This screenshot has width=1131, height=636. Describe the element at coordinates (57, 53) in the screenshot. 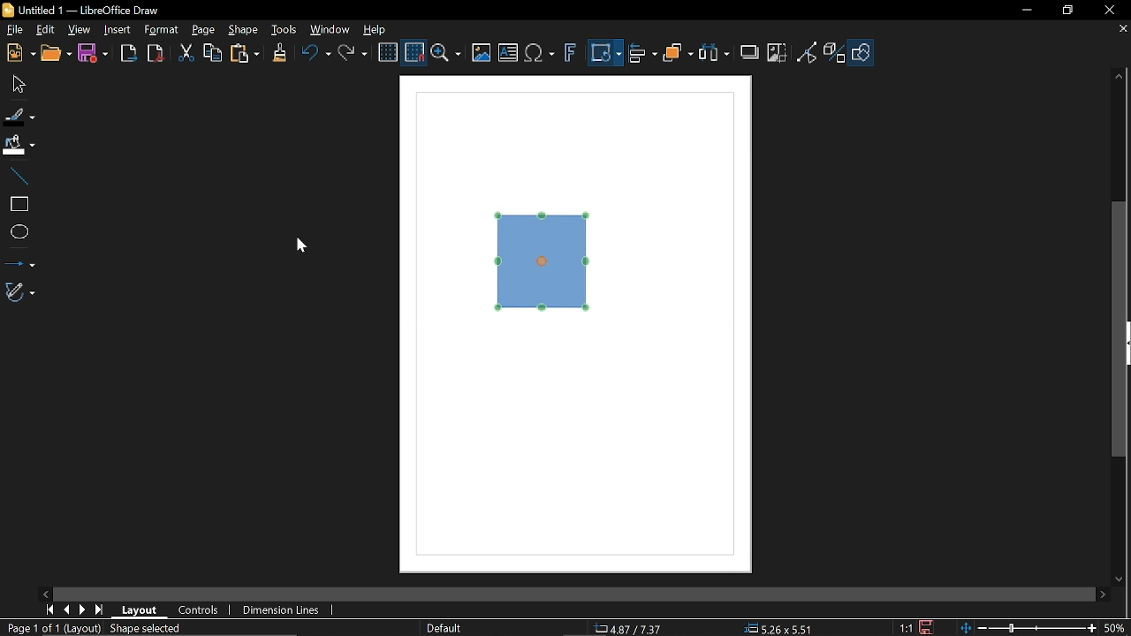

I see `Open` at that location.